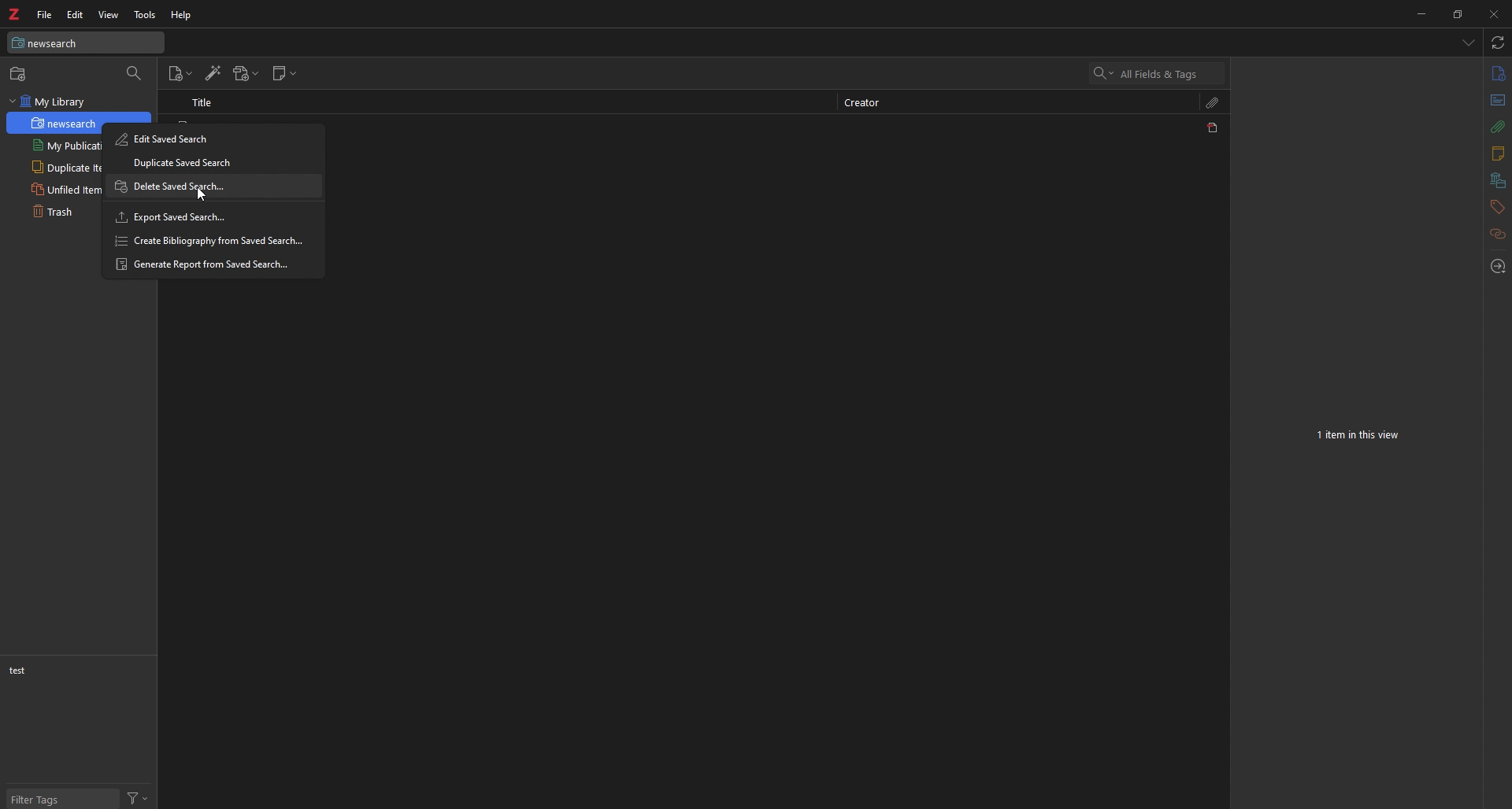 The width and height of the screenshot is (1512, 809). What do you see at coordinates (1496, 154) in the screenshot?
I see `notes` at bounding box center [1496, 154].